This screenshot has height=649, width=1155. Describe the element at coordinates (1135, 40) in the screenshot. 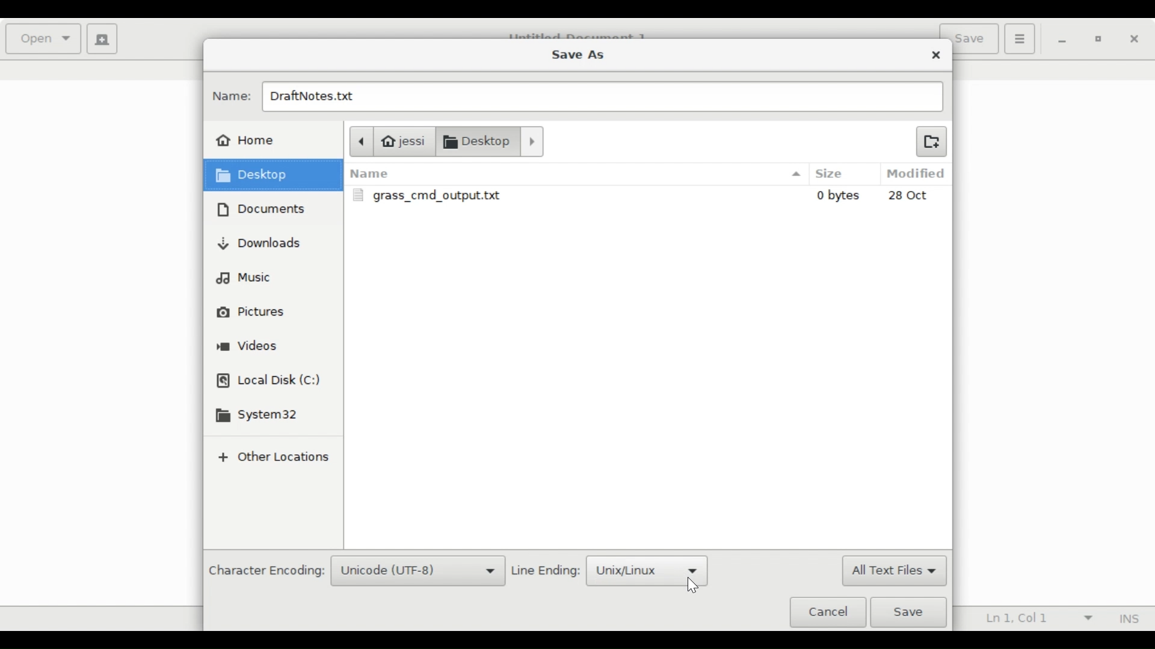

I see `Close` at that location.